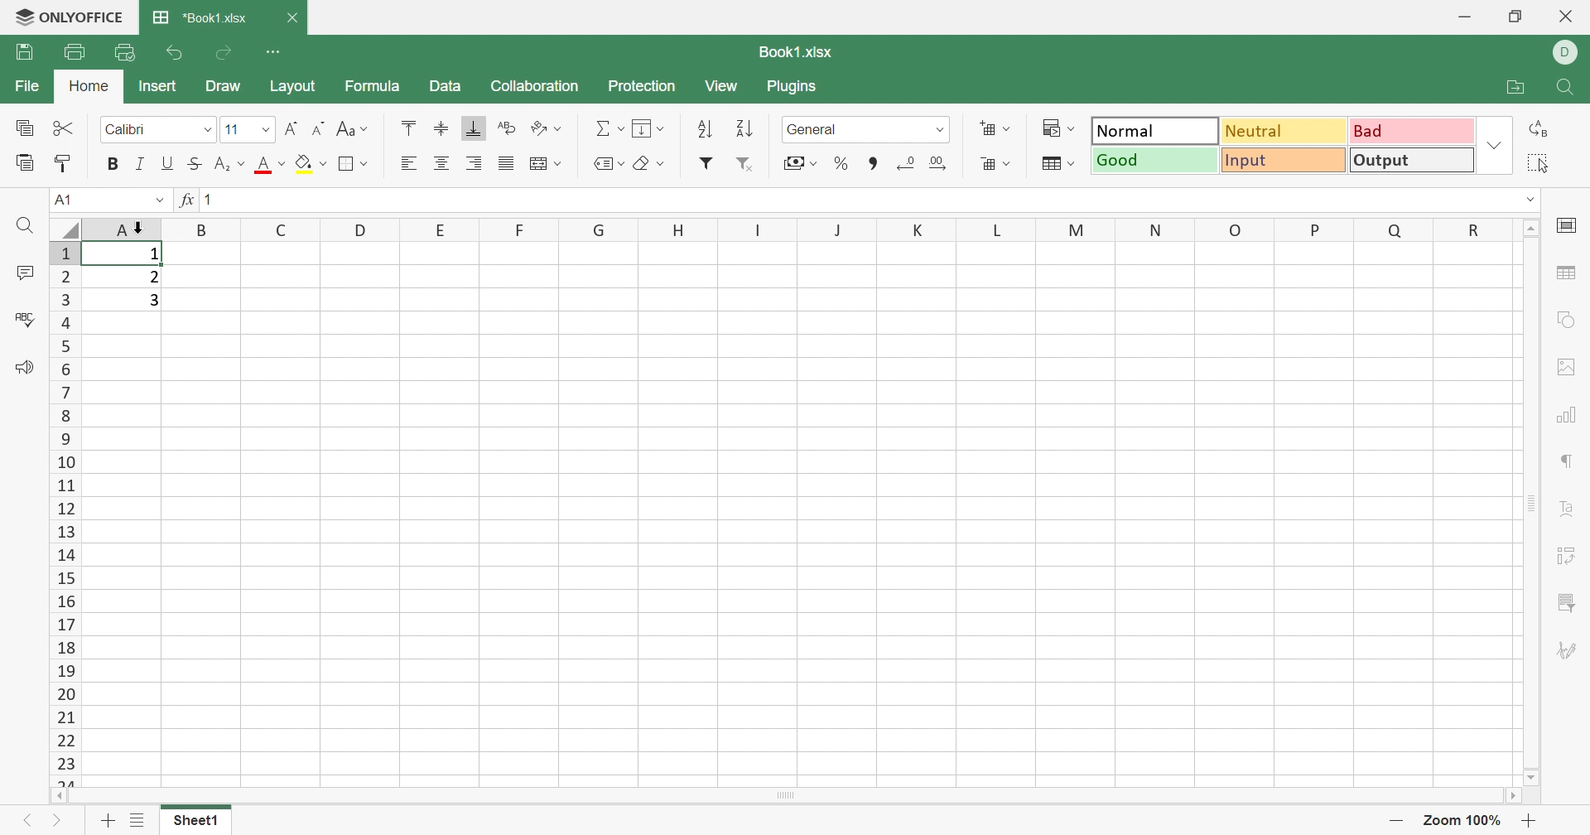 The width and height of the screenshot is (1590, 835). Describe the element at coordinates (1566, 651) in the screenshot. I see `Signature settings` at that location.